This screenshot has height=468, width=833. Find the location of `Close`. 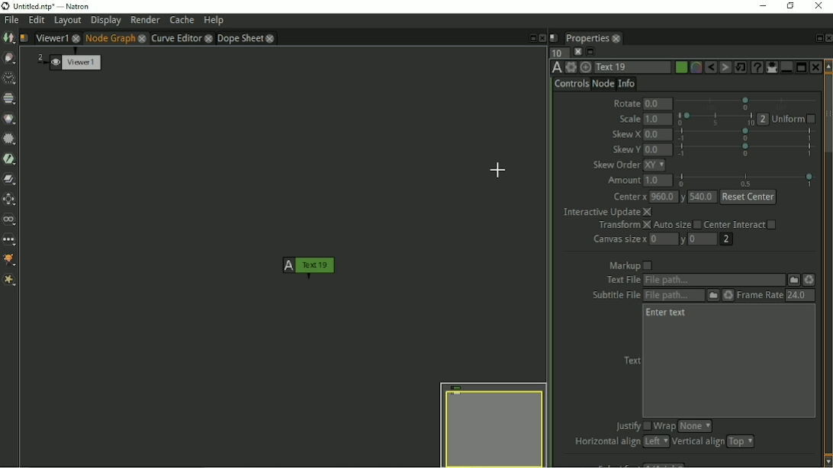

Close is located at coordinates (815, 67).